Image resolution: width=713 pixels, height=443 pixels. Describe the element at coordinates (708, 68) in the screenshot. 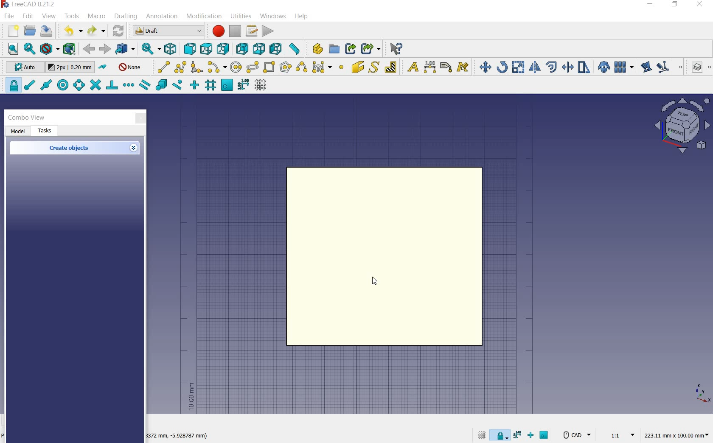

I see `draft utility tools` at that location.